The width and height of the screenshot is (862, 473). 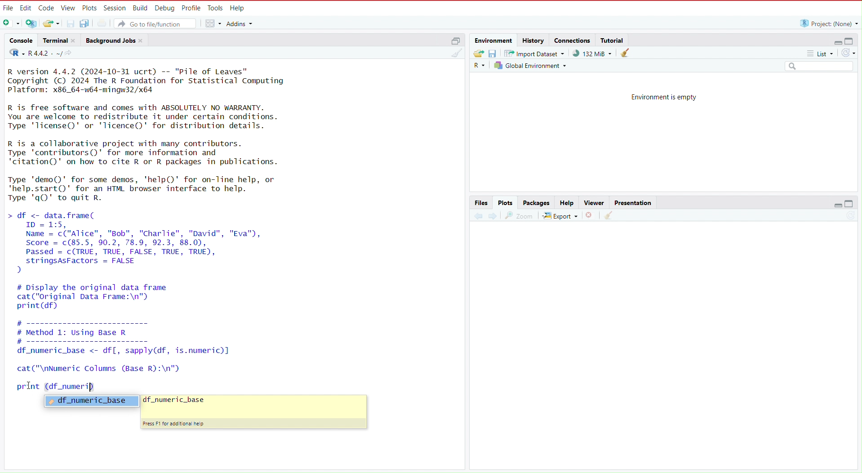 I want to click on addins, so click(x=240, y=23).